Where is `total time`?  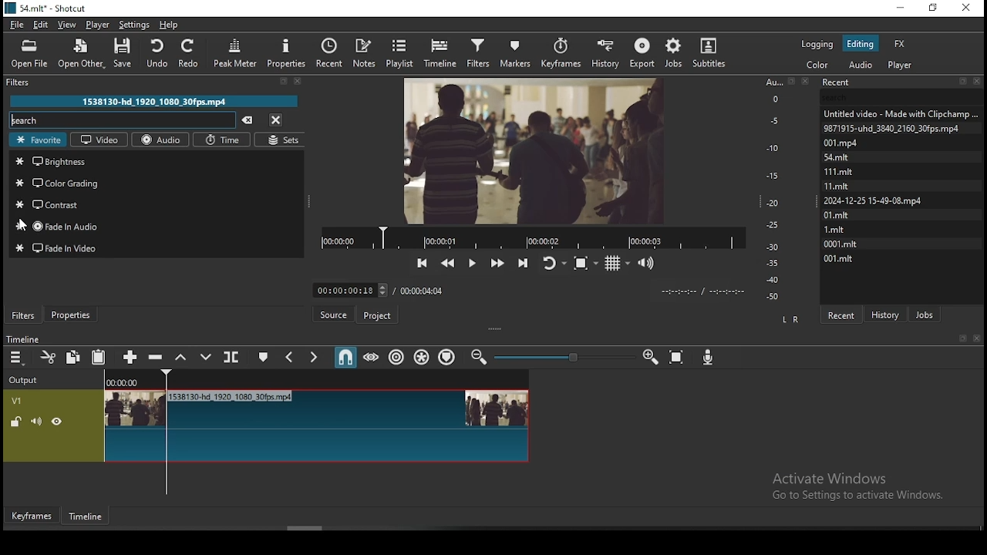
total time is located at coordinates (423, 290).